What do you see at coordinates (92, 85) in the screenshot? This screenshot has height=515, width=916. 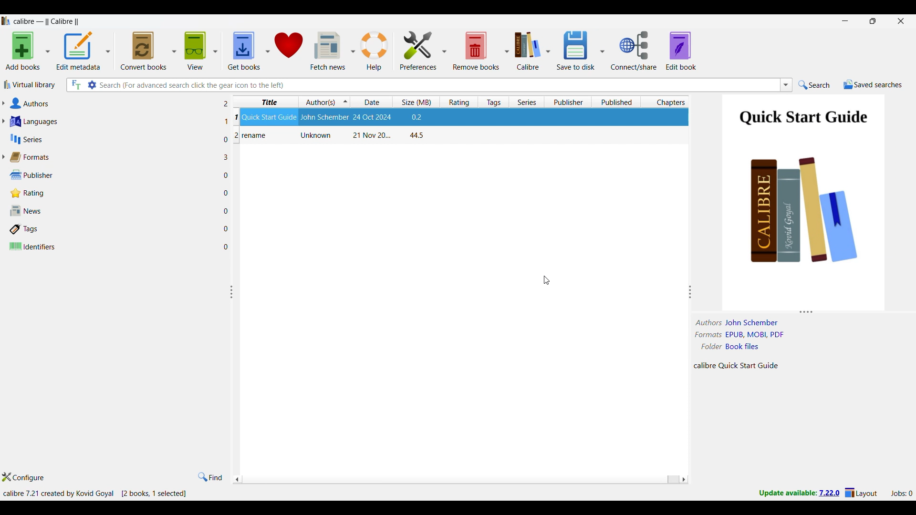 I see `Advanced search` at bounding box center [92, 85].